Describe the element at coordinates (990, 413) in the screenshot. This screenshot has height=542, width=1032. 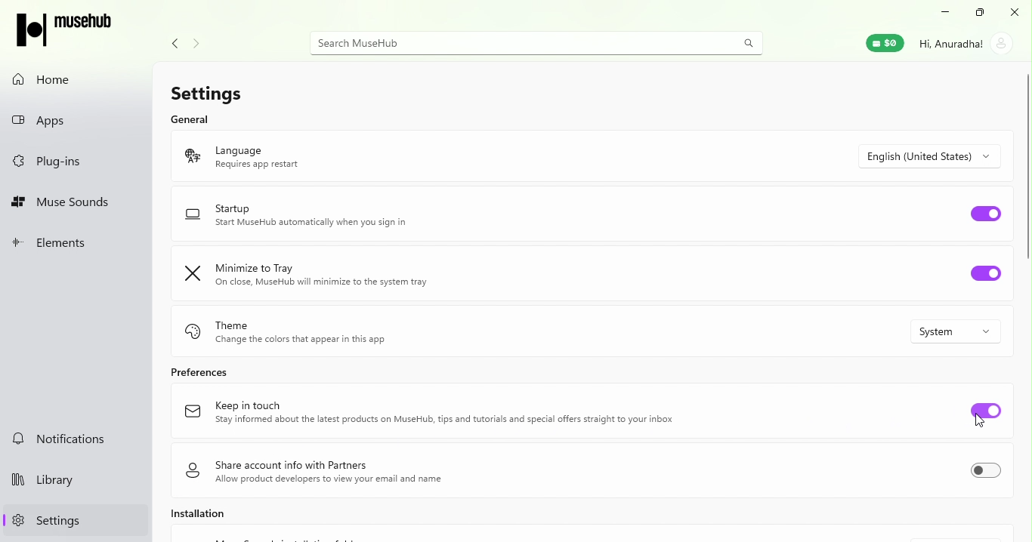
I see `Toggle` at that location.